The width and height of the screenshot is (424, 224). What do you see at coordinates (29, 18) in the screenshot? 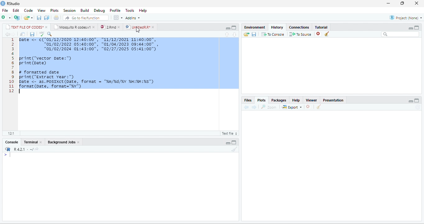
I see `open file` at bounding box center [29, 18].